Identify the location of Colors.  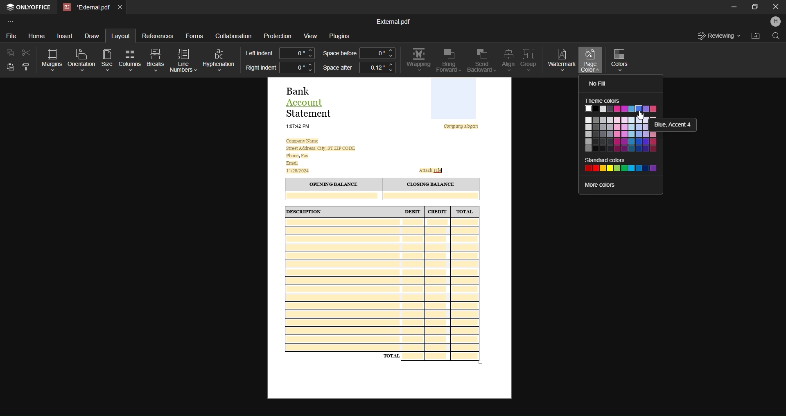
(622, 59).